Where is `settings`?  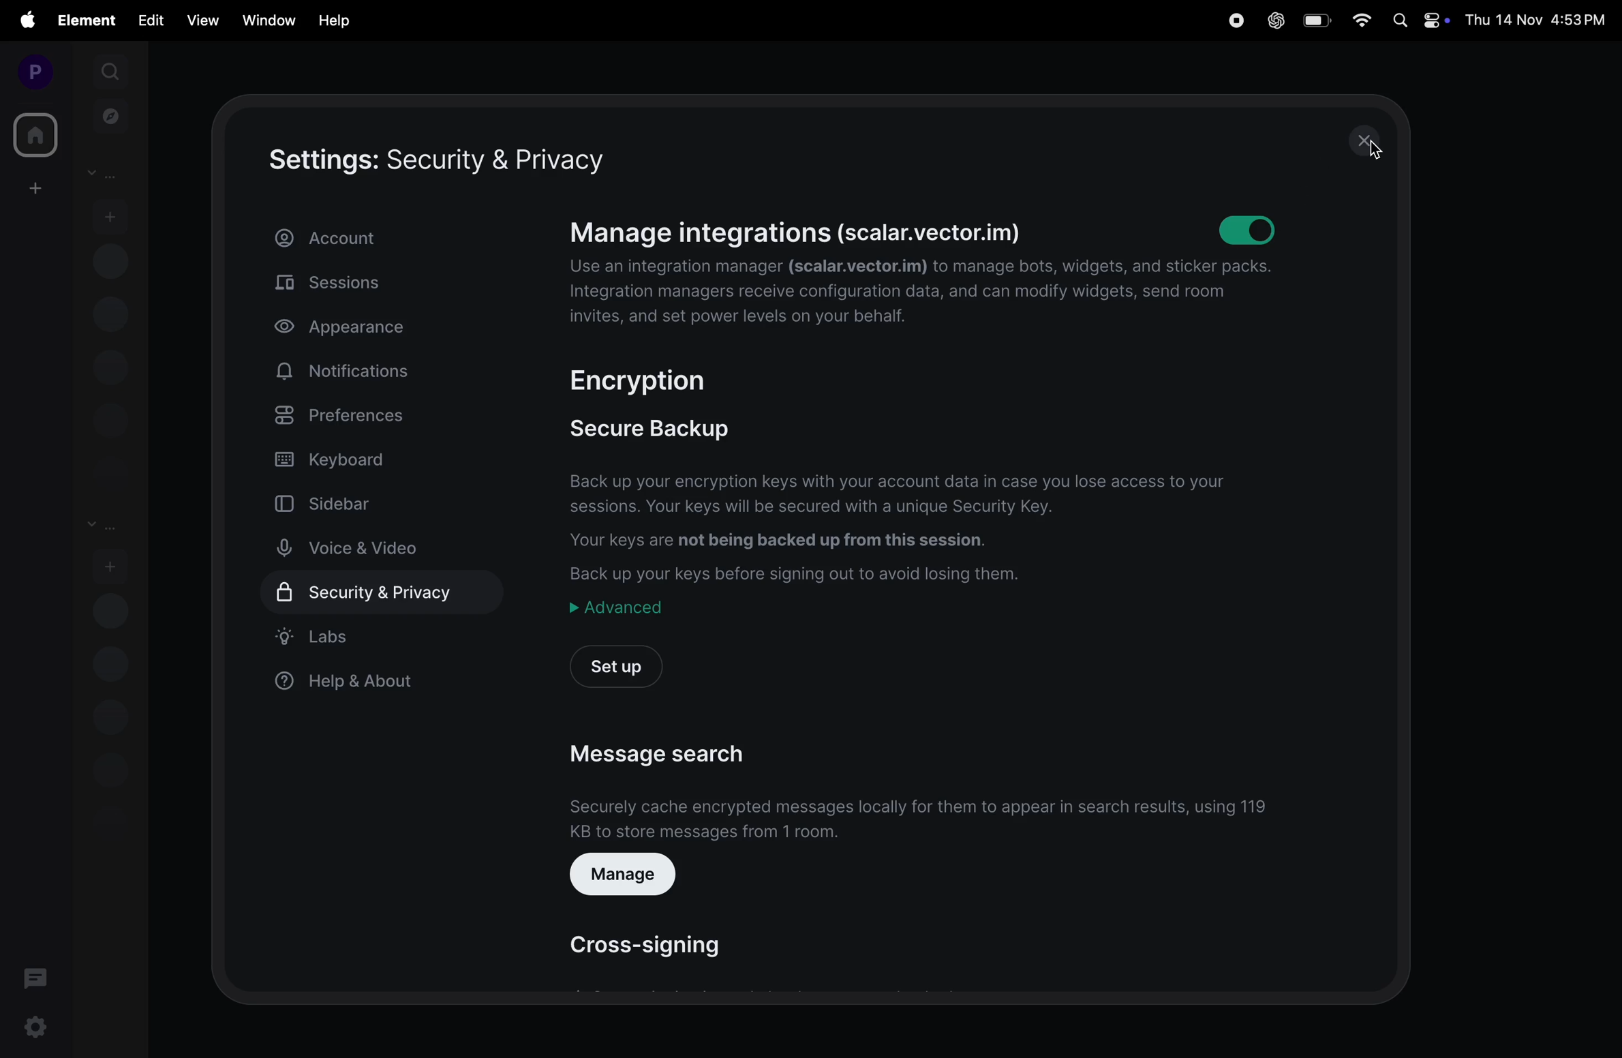
settings is located at coordinates (35, 1027).